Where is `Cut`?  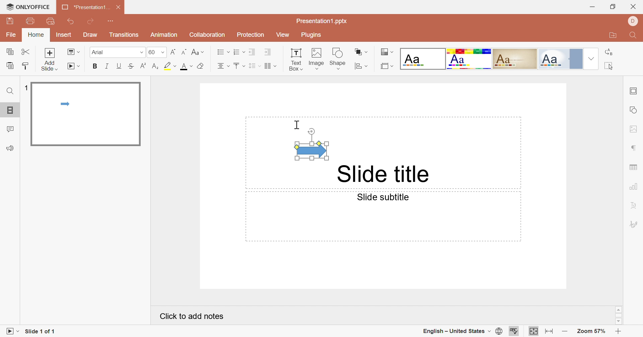 Cut is located at coordinates (26, 52).